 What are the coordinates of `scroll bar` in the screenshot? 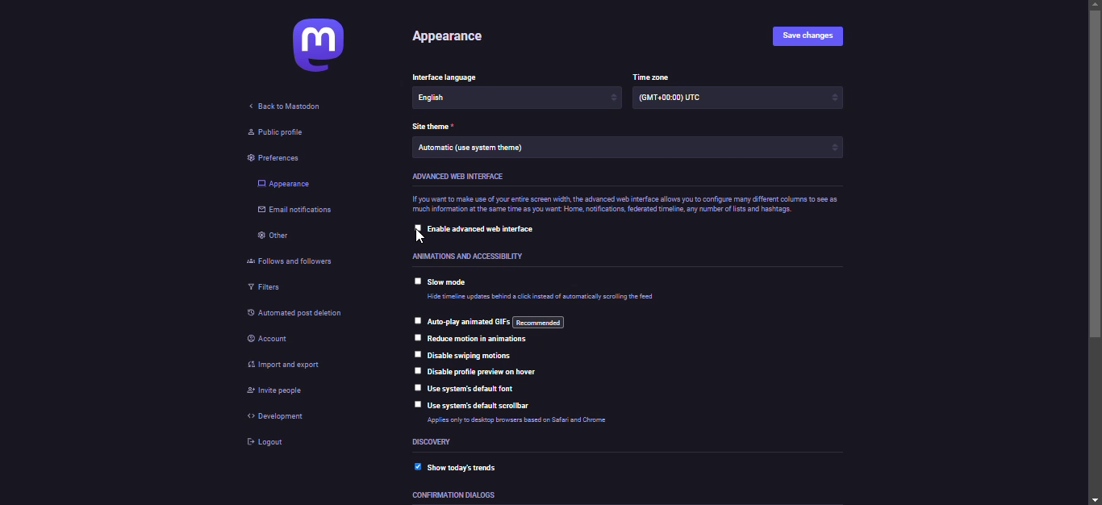 It's located at (1093, 173).